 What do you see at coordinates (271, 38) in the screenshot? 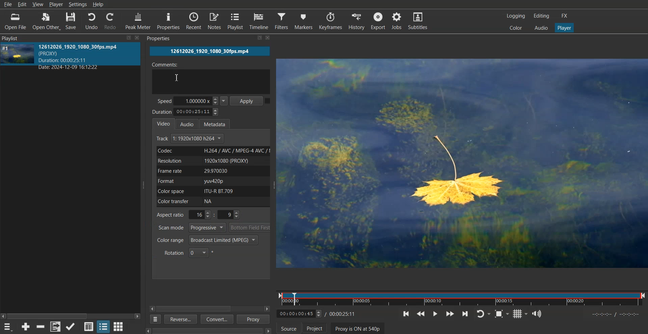
I see `close` at bounding box center [271, 38].